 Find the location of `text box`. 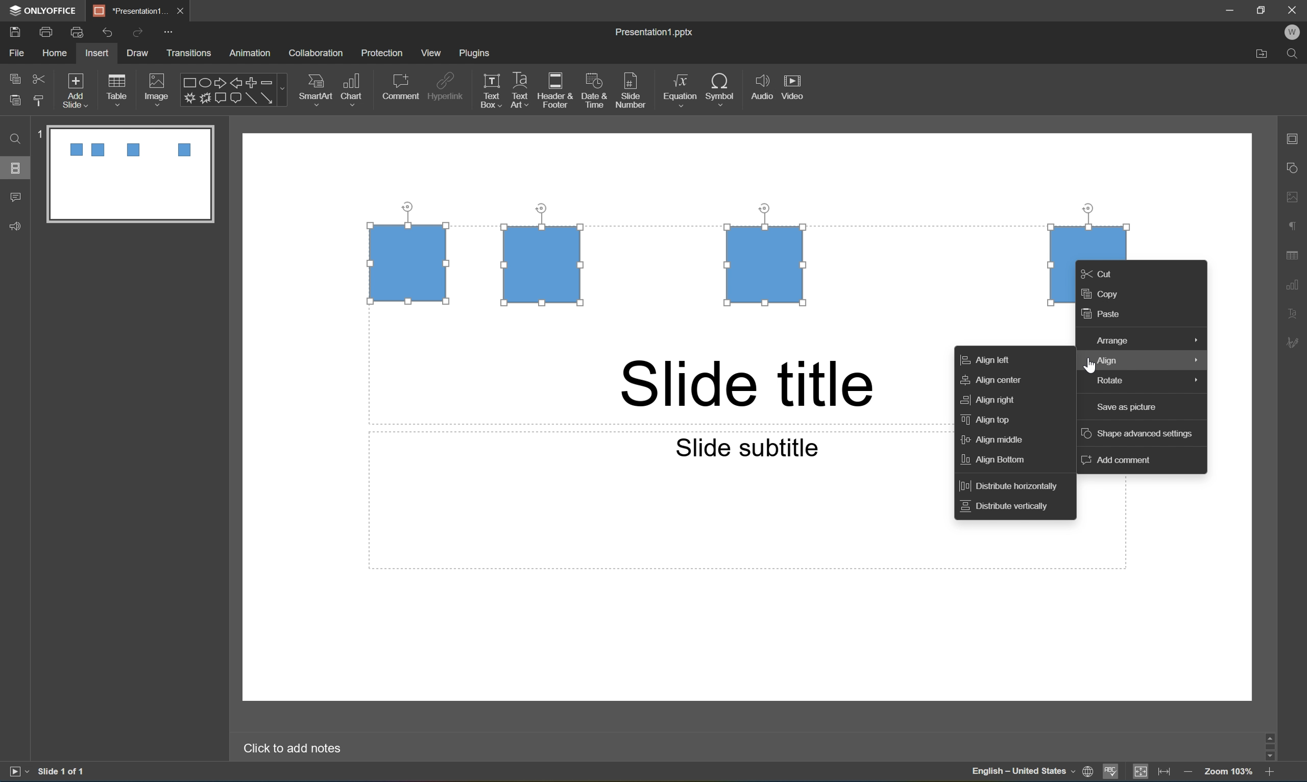

text box is located at coordinates (488, 92).